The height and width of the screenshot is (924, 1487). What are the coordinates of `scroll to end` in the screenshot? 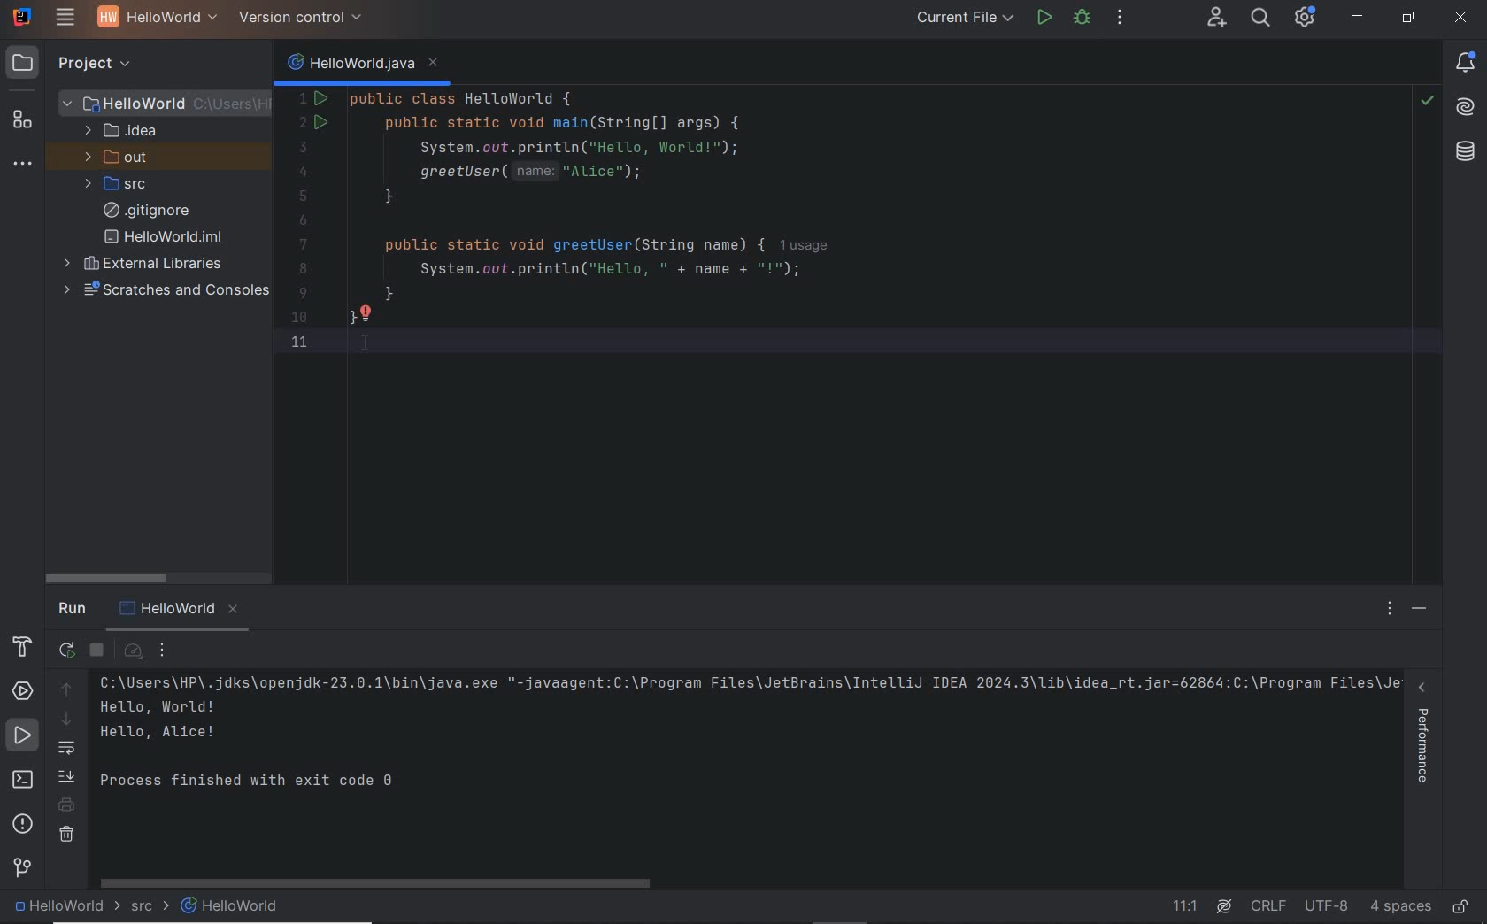 It's located at (67, 778).